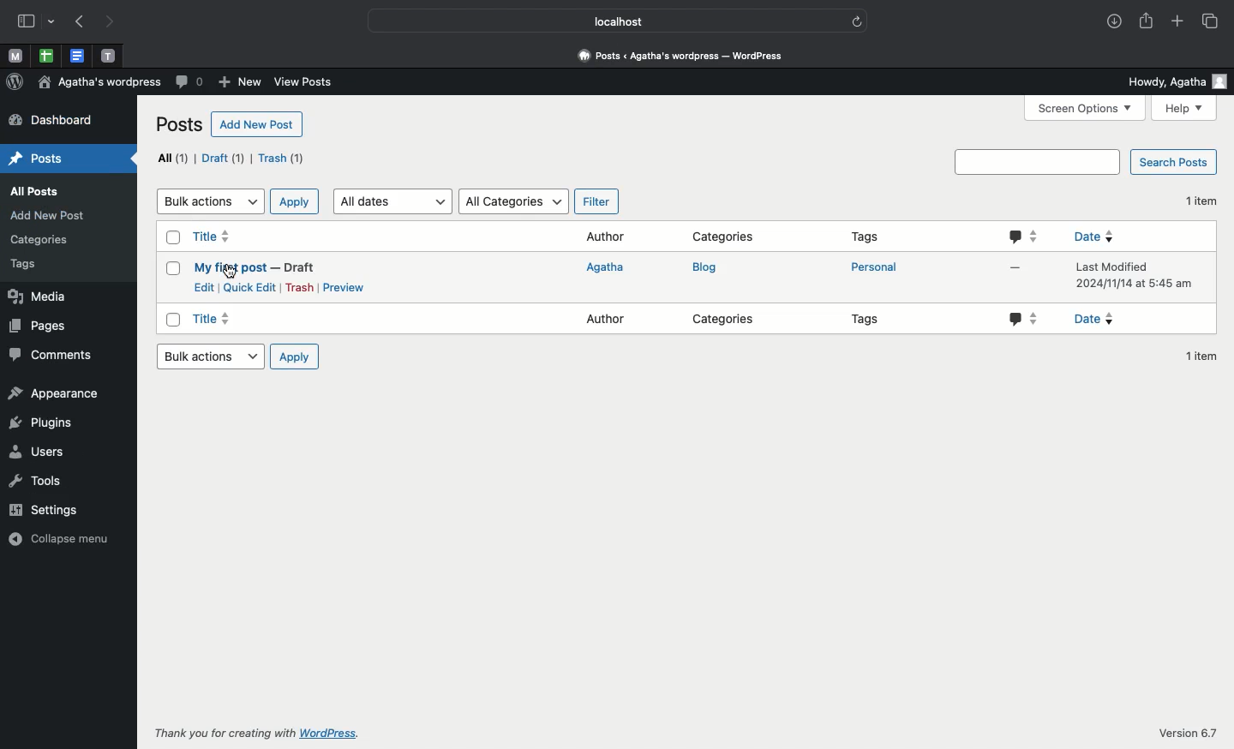 The image size is (1234, 749). Describe the element at coordinates (728, 237) in the screenshot. I see `Categories` at that location.